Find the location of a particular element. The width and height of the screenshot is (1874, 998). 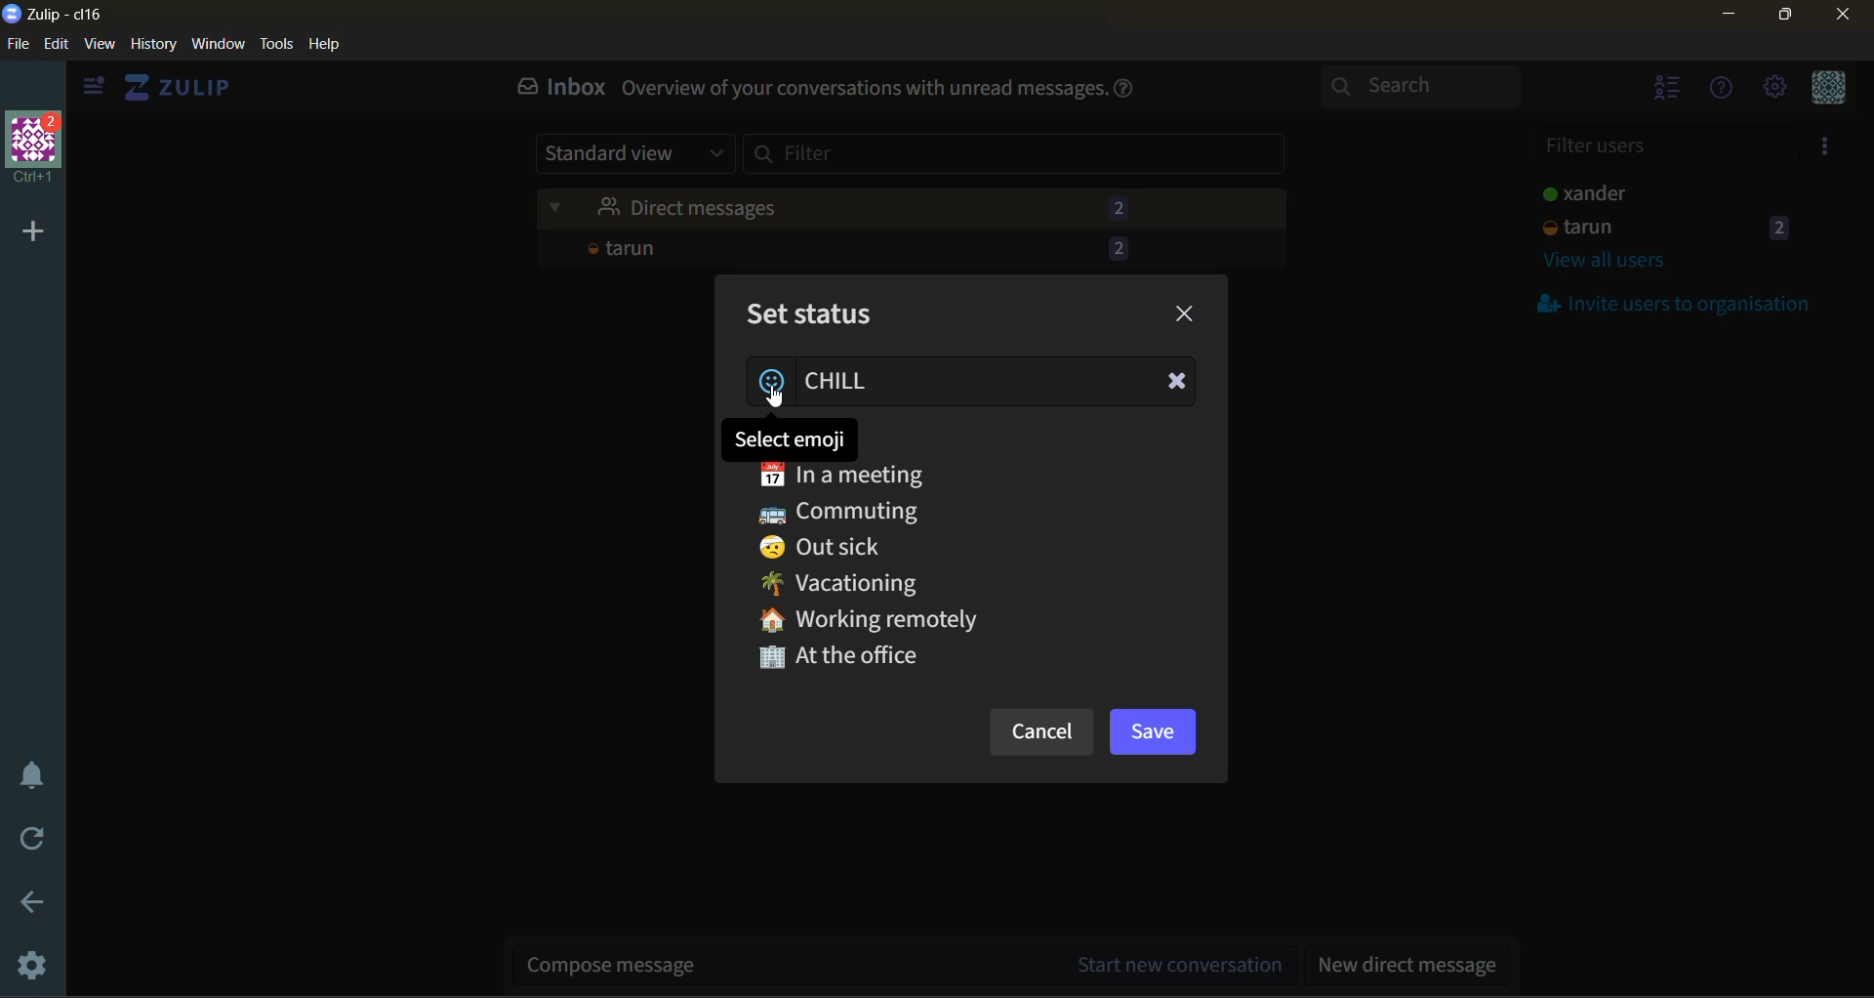

set status is located at coordinates (813, 315).